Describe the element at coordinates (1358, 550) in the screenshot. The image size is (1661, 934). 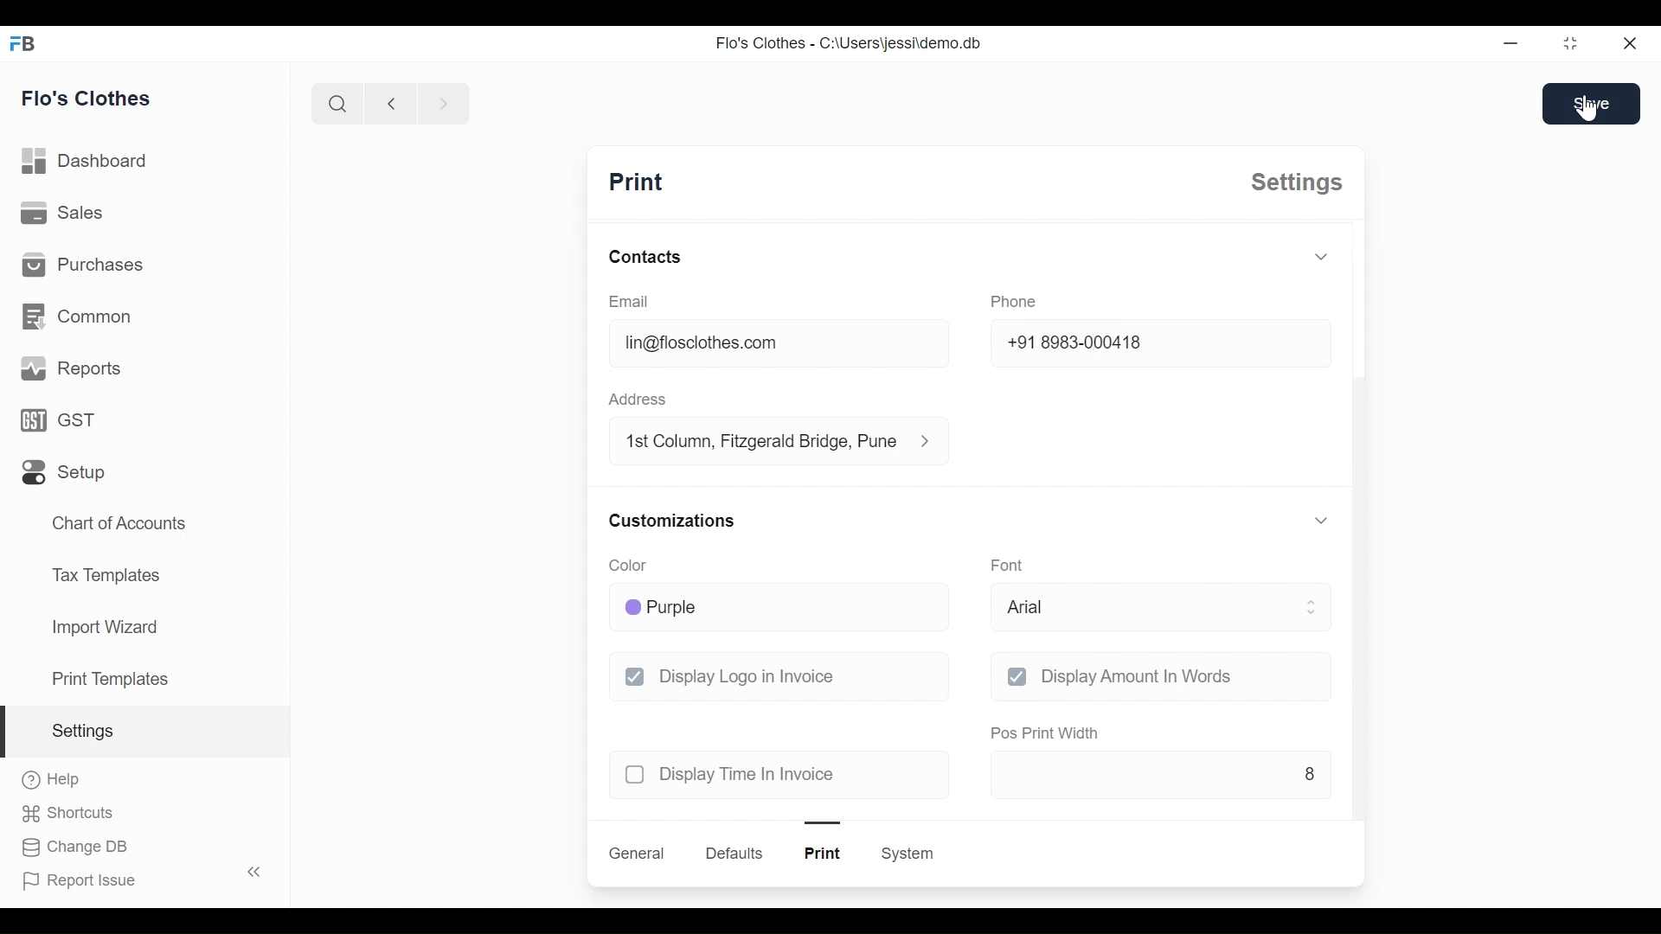
I see `scroll bar` at that location.